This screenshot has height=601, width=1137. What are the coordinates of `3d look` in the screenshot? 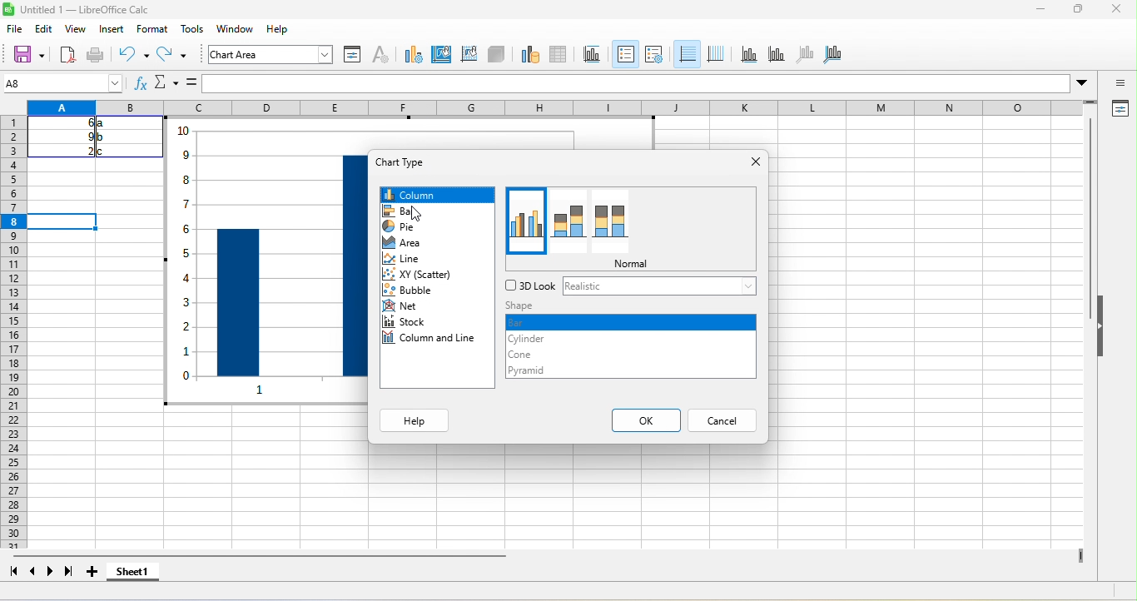 It's located at (530, 287).